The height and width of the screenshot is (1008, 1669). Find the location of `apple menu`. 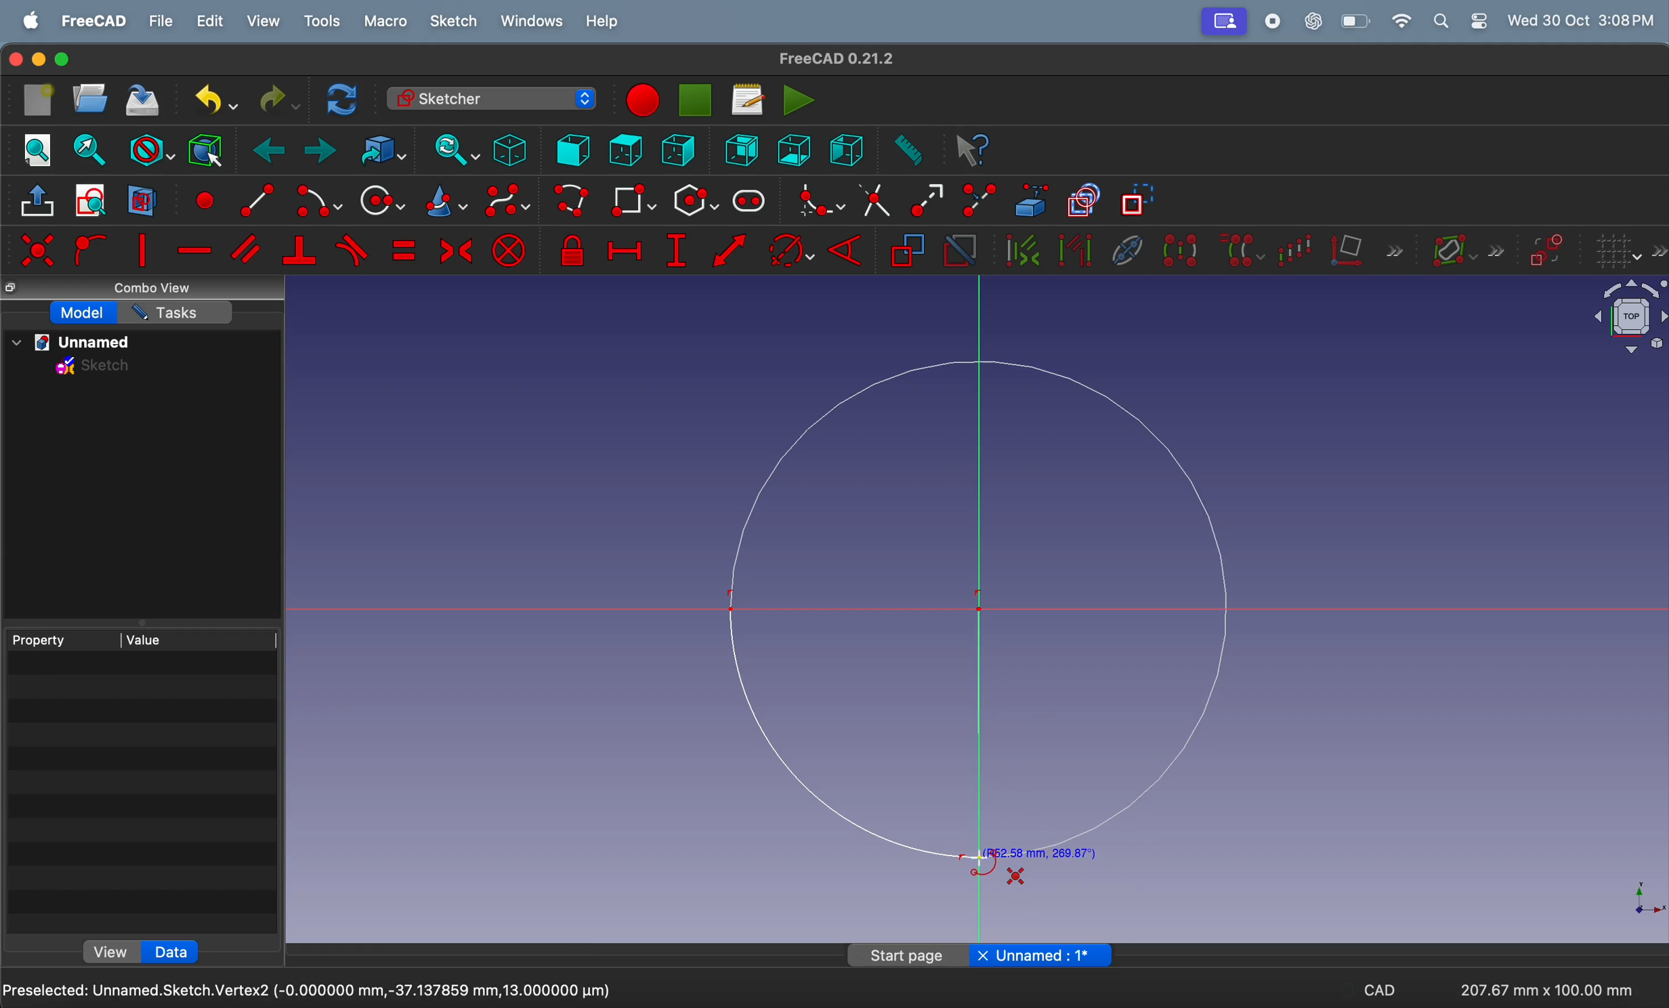

apple menu is located at coordinates (32, 21).